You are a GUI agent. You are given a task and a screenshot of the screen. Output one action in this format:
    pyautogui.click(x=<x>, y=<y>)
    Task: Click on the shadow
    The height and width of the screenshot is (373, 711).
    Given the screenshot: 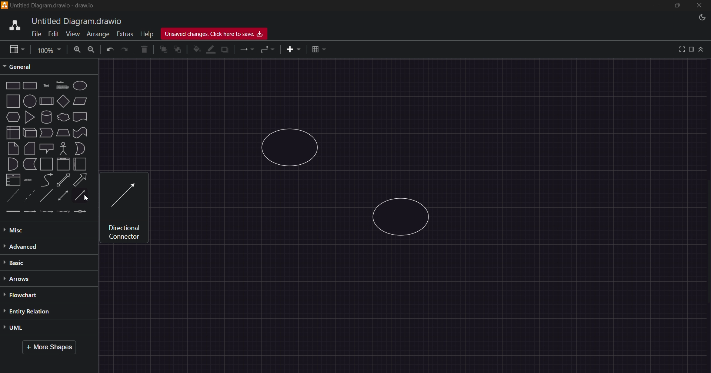 What is the action you would take?
    pyautogui.click(x=226, y=49)
    